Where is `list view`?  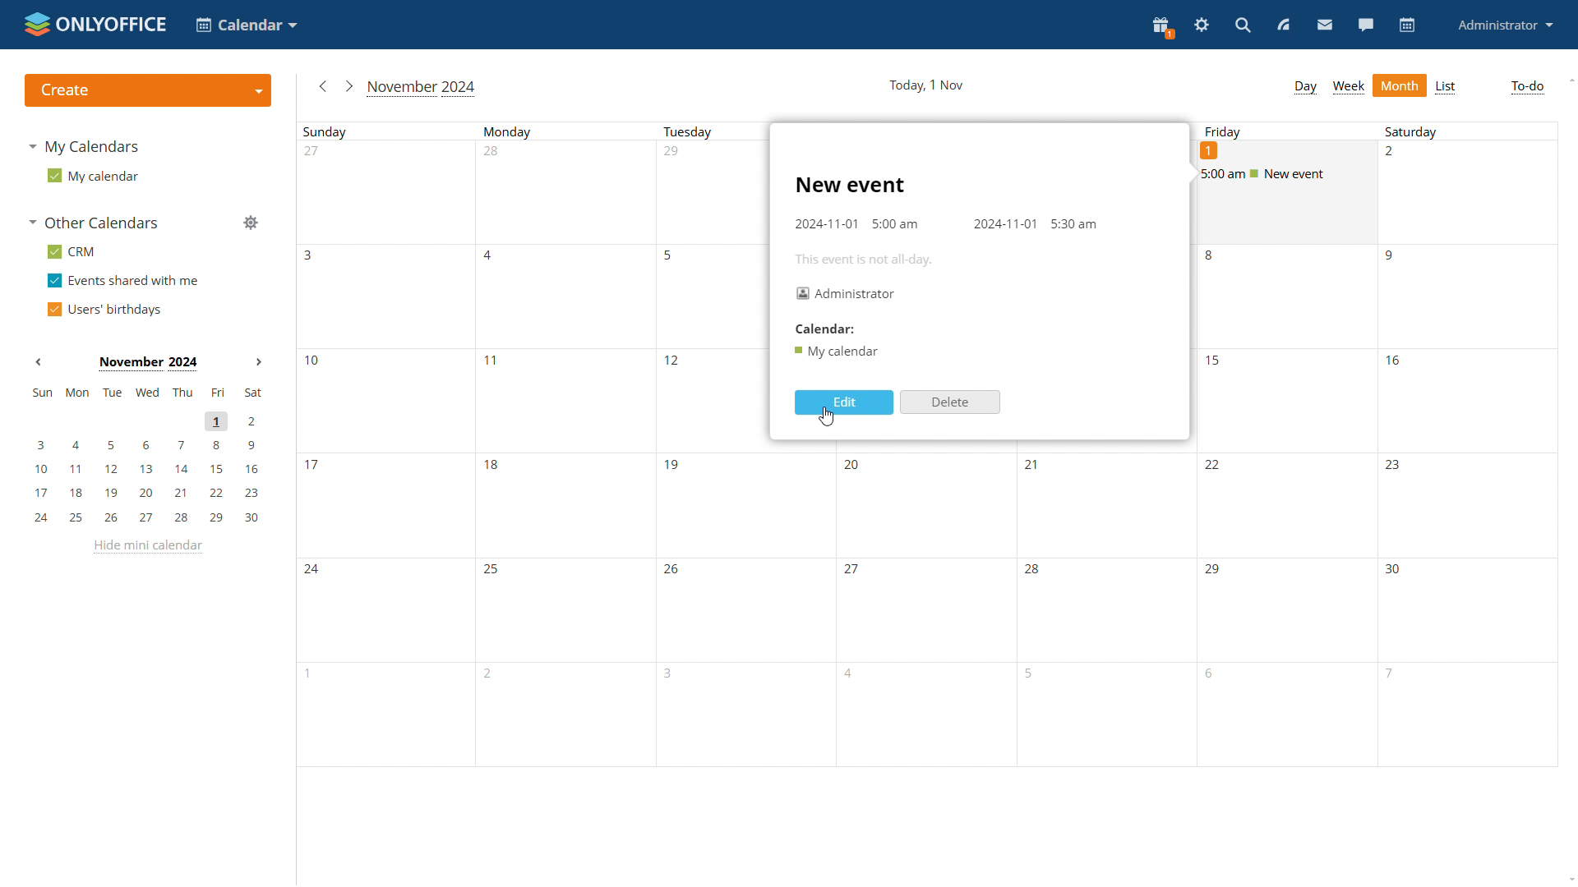 list view is located at coordinates (1446, 88).